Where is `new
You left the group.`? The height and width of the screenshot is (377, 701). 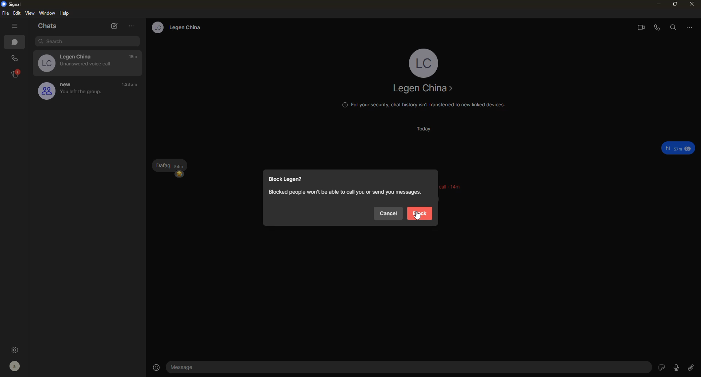 new
You left the group. is located at coordinates (67, 91).